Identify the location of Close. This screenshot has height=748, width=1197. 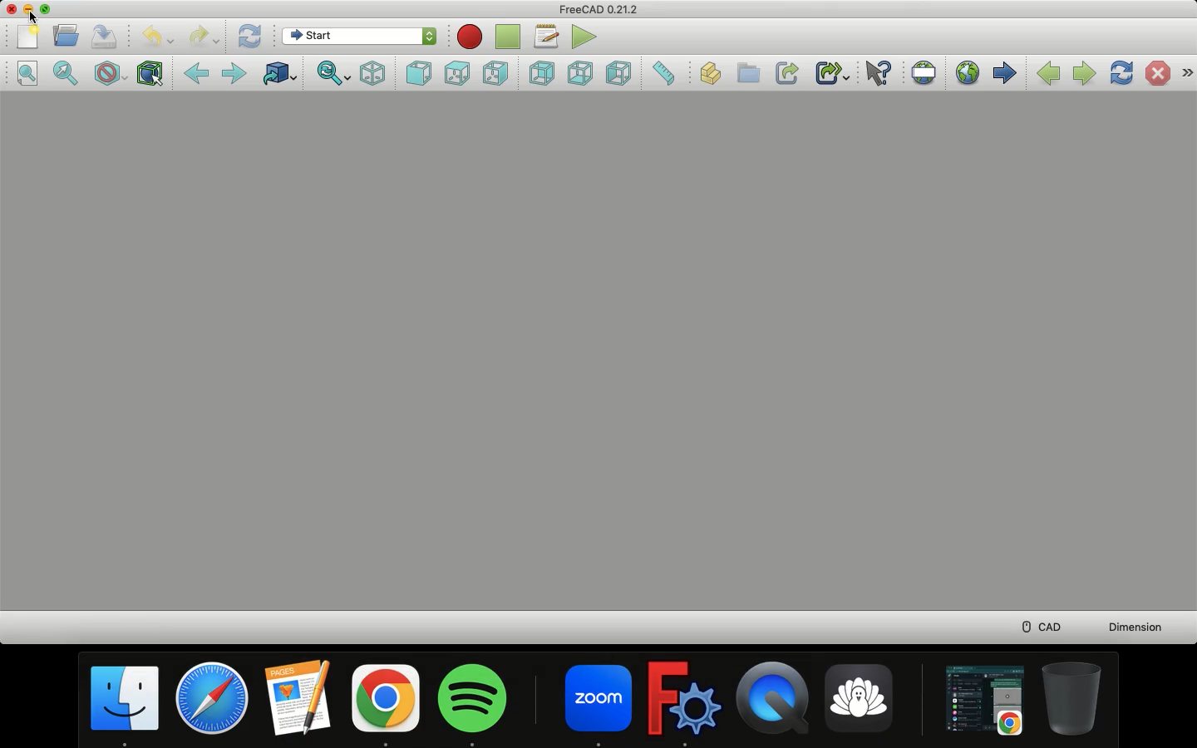
(13, 10).